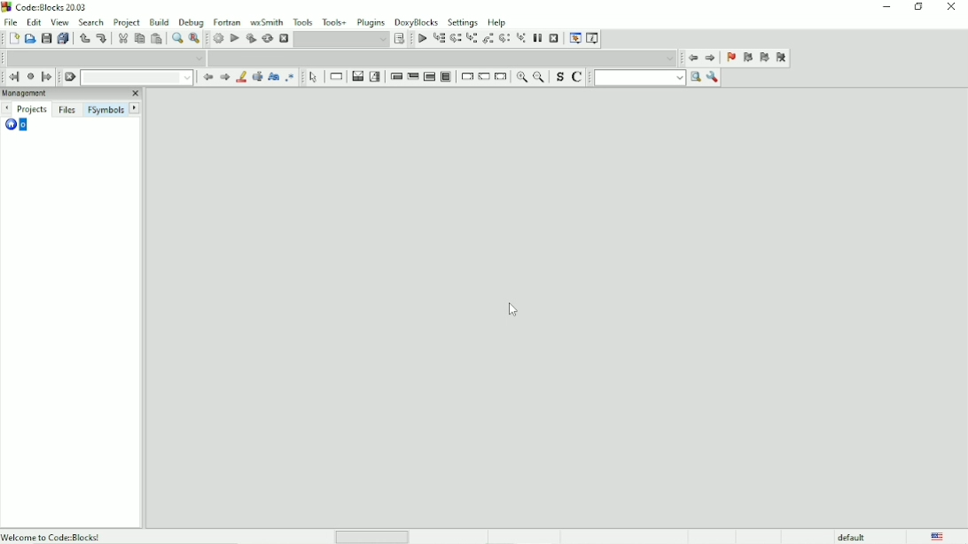  I want to click on Last jump, so click(30, 76).